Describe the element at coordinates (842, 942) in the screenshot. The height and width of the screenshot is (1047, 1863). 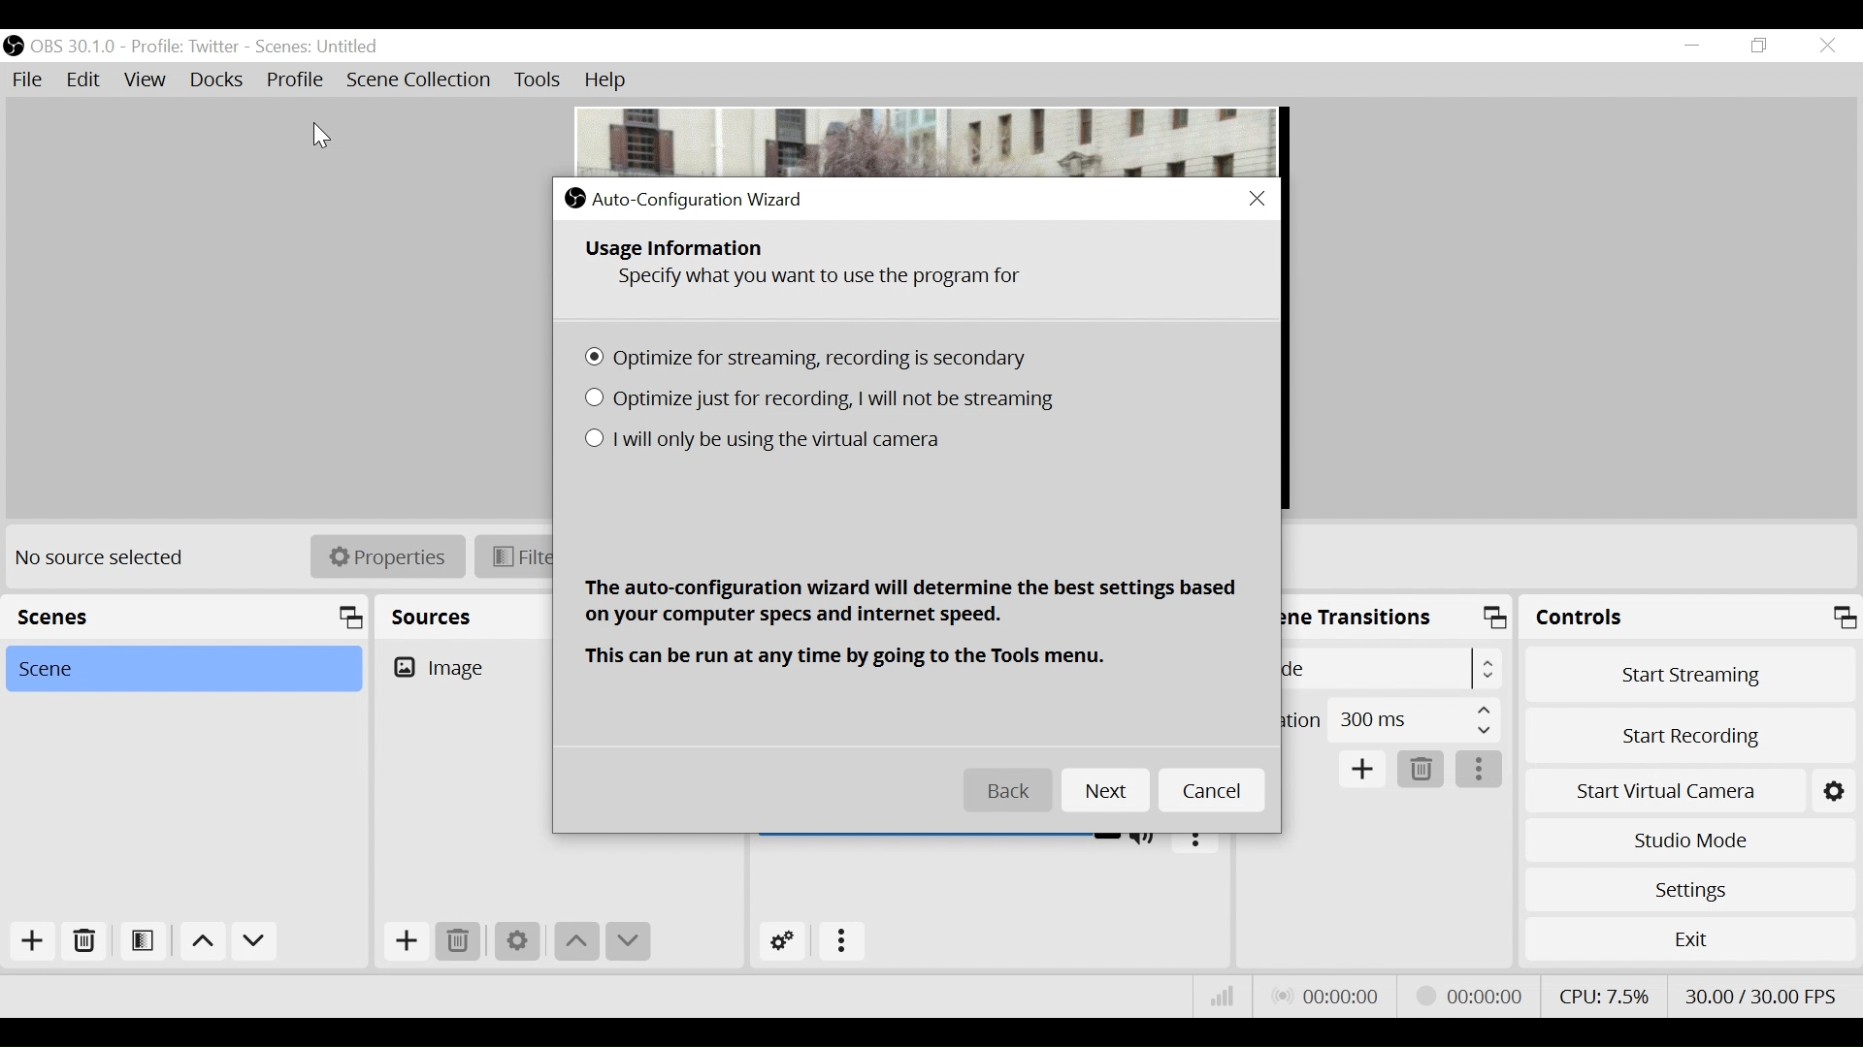
I see `More Options` at that location.